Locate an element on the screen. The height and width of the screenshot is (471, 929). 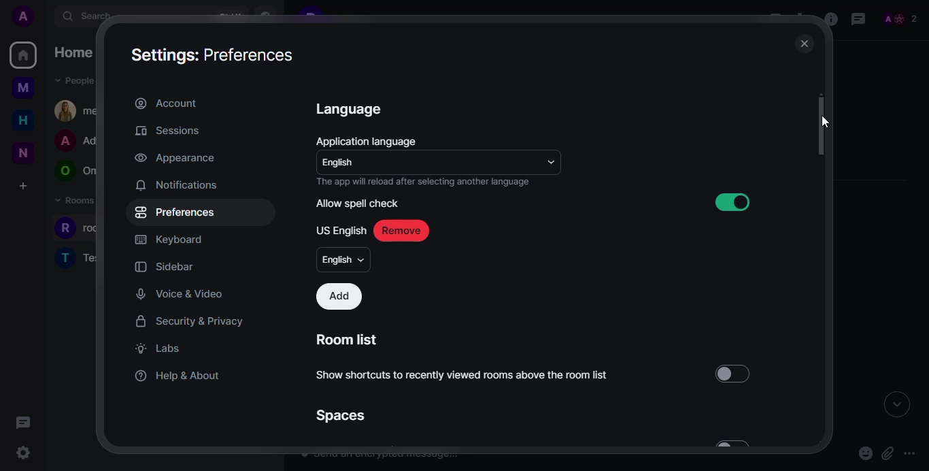
application language is located at coordinates (369, 140).